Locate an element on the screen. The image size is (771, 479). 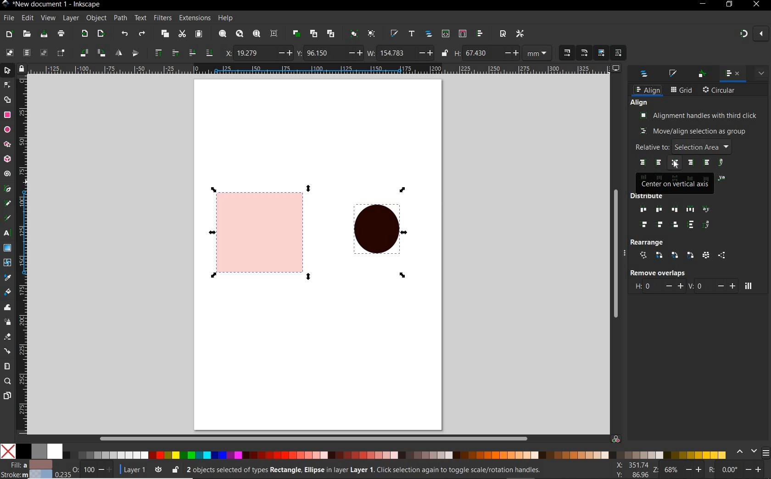
OPACITY is located at coordinates (84, 469).